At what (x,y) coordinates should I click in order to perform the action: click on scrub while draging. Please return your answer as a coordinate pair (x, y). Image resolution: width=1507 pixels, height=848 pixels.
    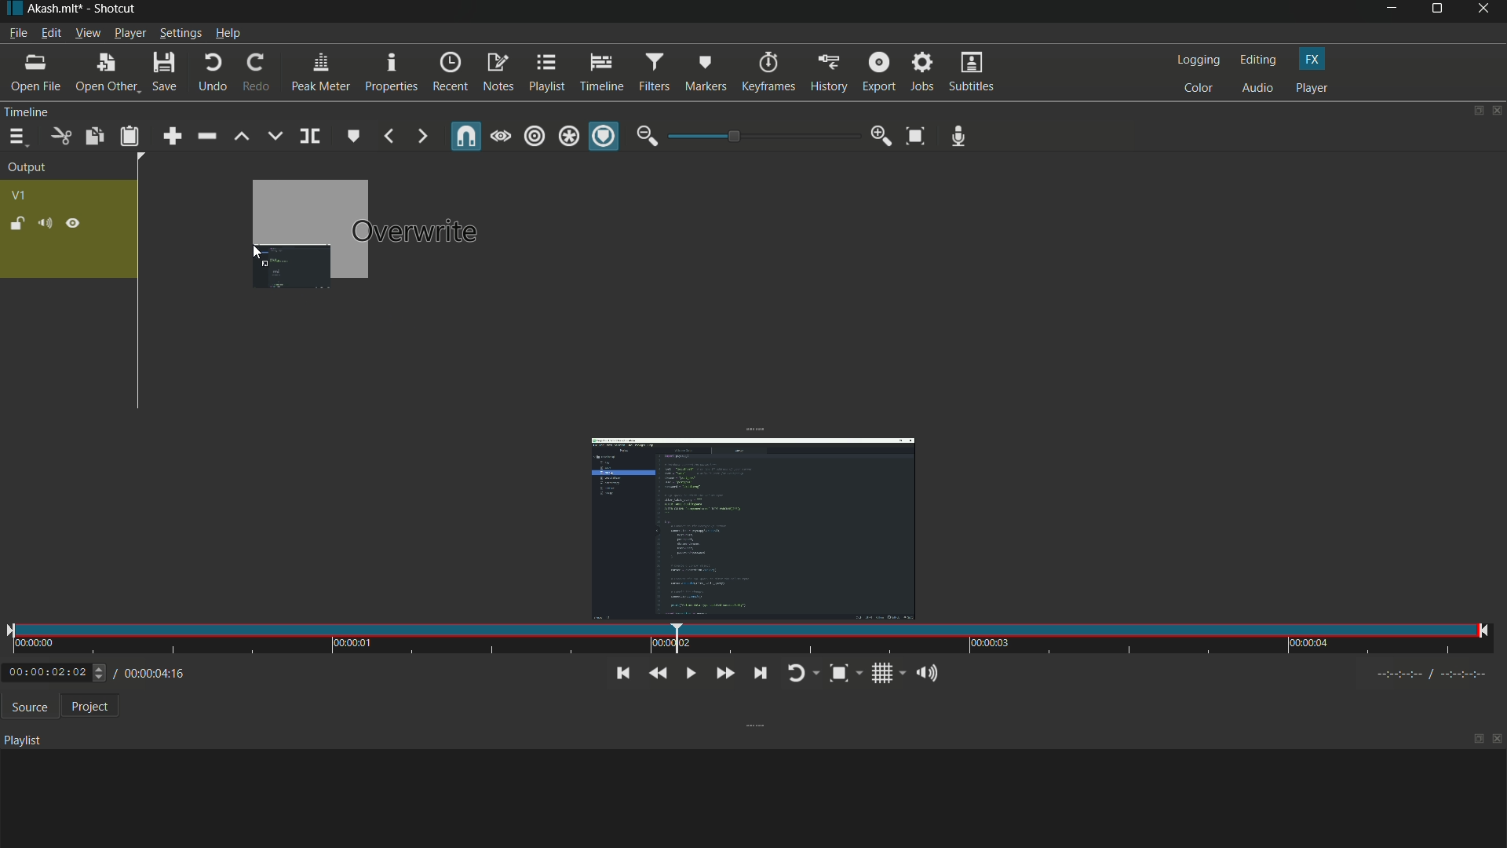
    Looking at the image, I should click on (502, 136).